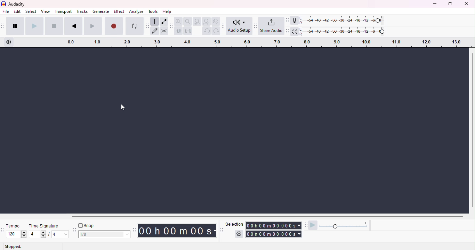 The image size is (475, 250). I want to click on tracks, so click(81, 11).